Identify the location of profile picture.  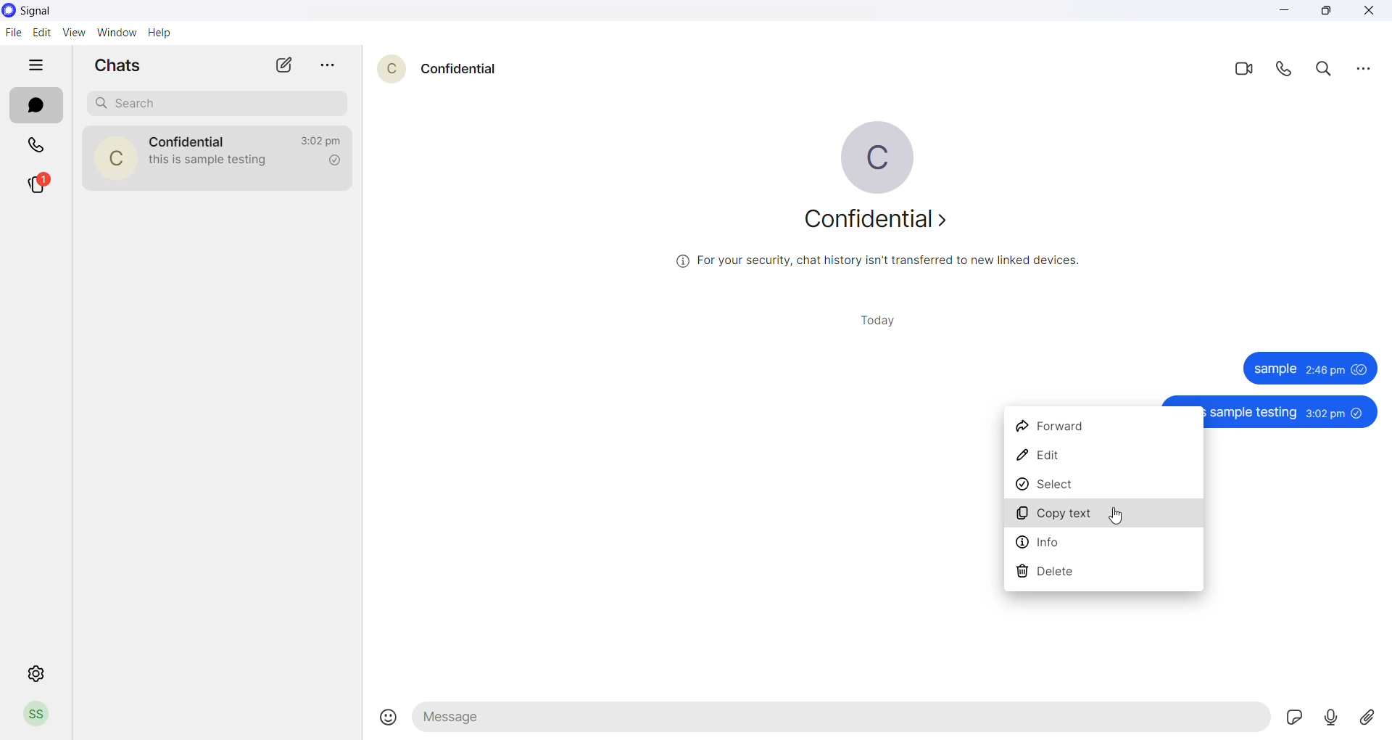
(388, 69).